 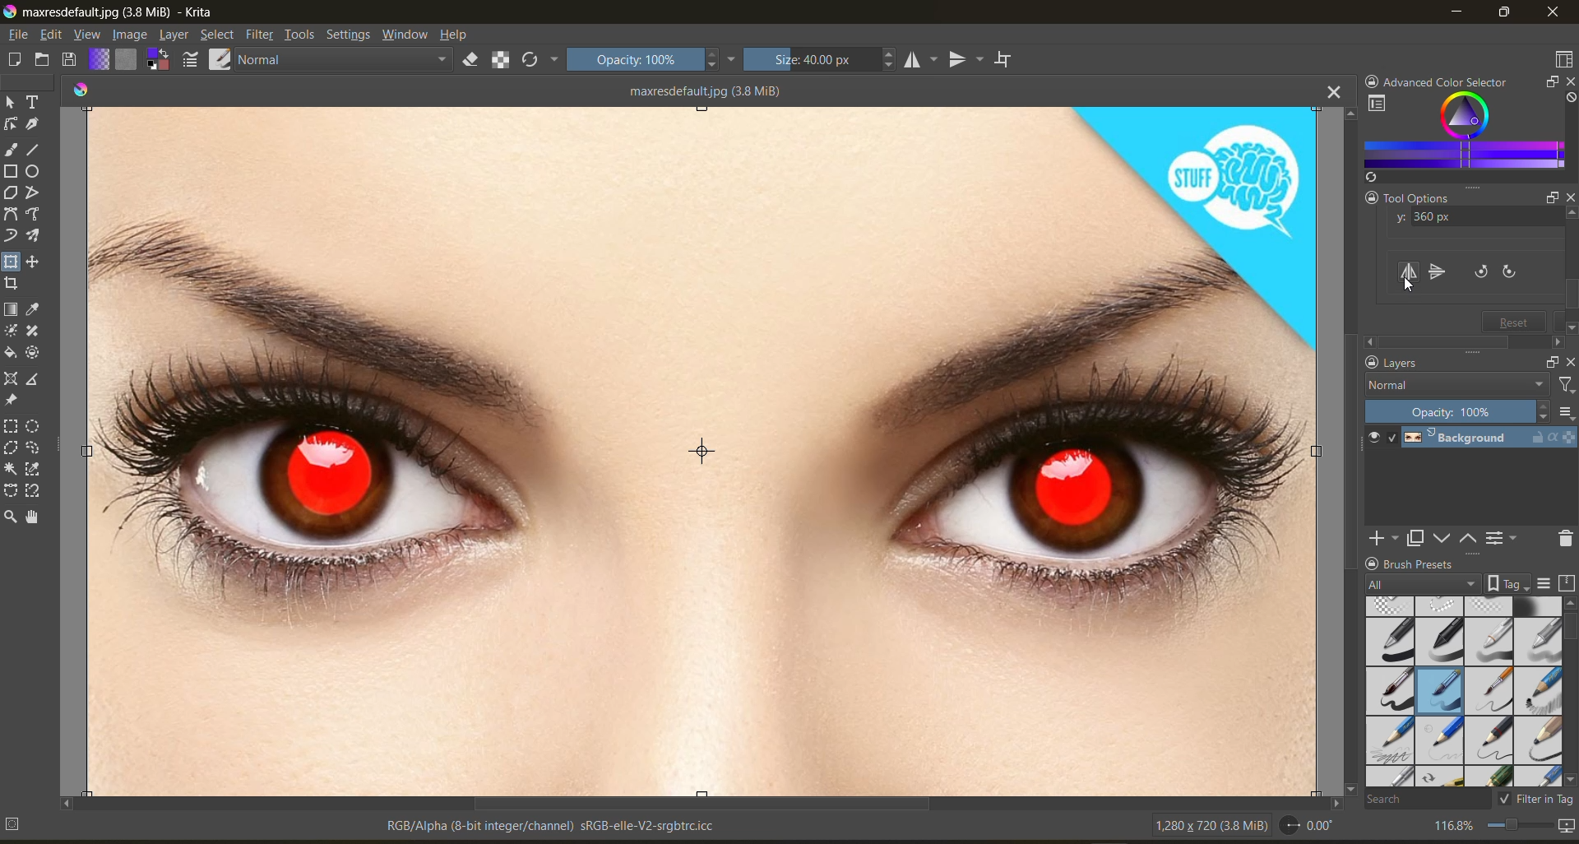 I want to click on tool, so click(x=12, y=427).